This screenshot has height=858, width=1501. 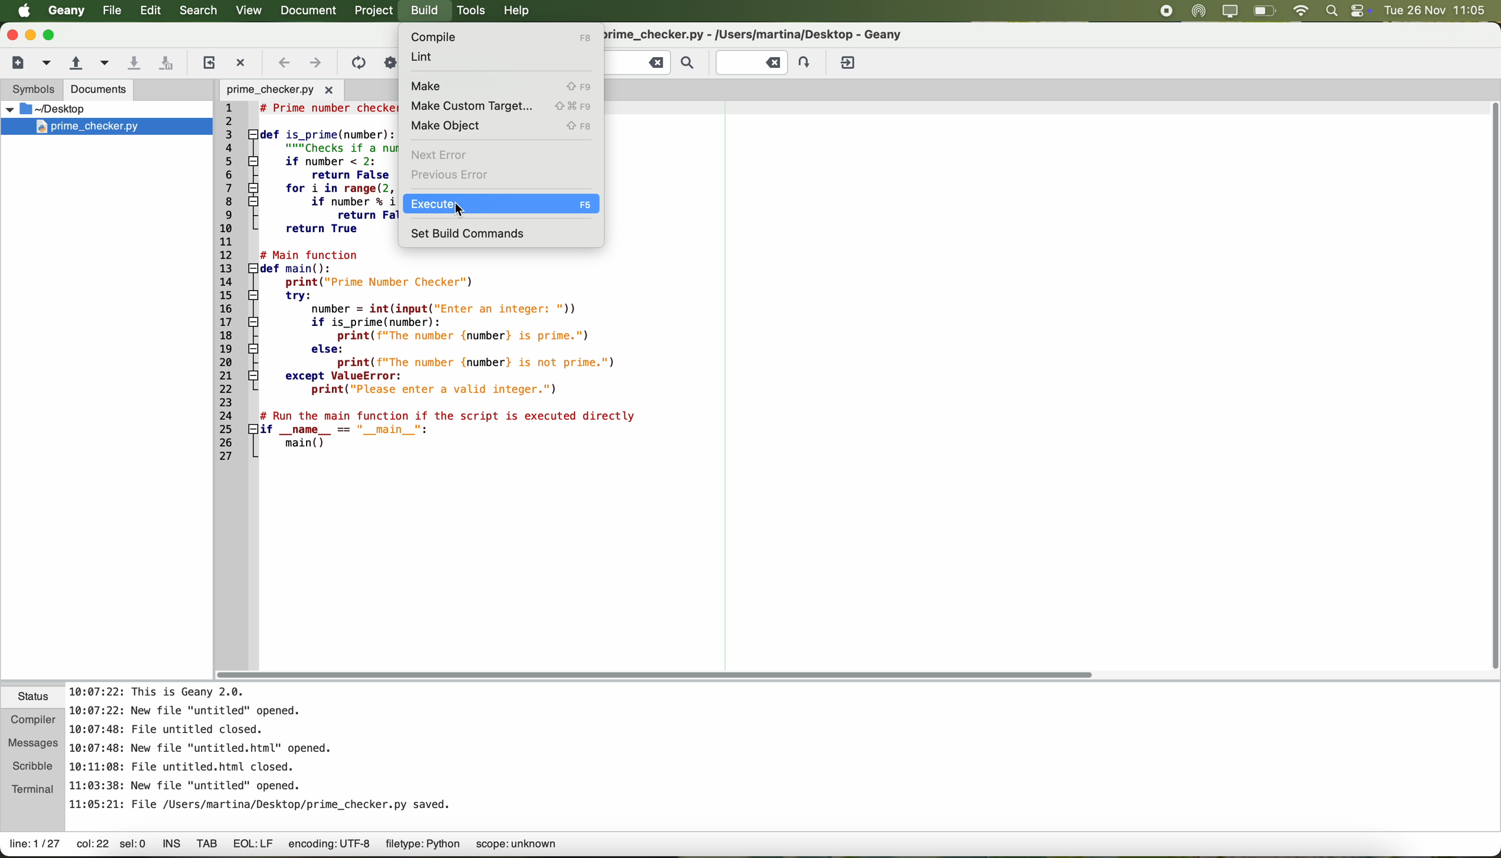 What do you see at coordinates (48, 64) in the screenshot?
I see `create a new file from template` at bounding box center [48, 64].